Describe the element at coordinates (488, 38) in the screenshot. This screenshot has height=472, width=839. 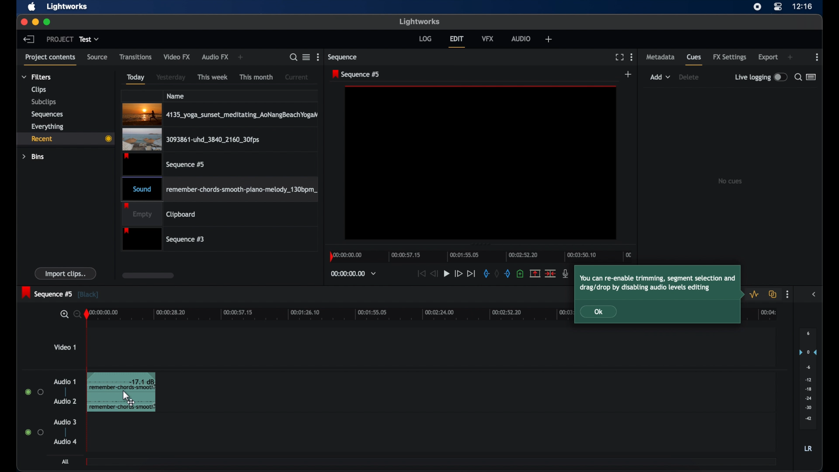
I see `vfx` at that location.